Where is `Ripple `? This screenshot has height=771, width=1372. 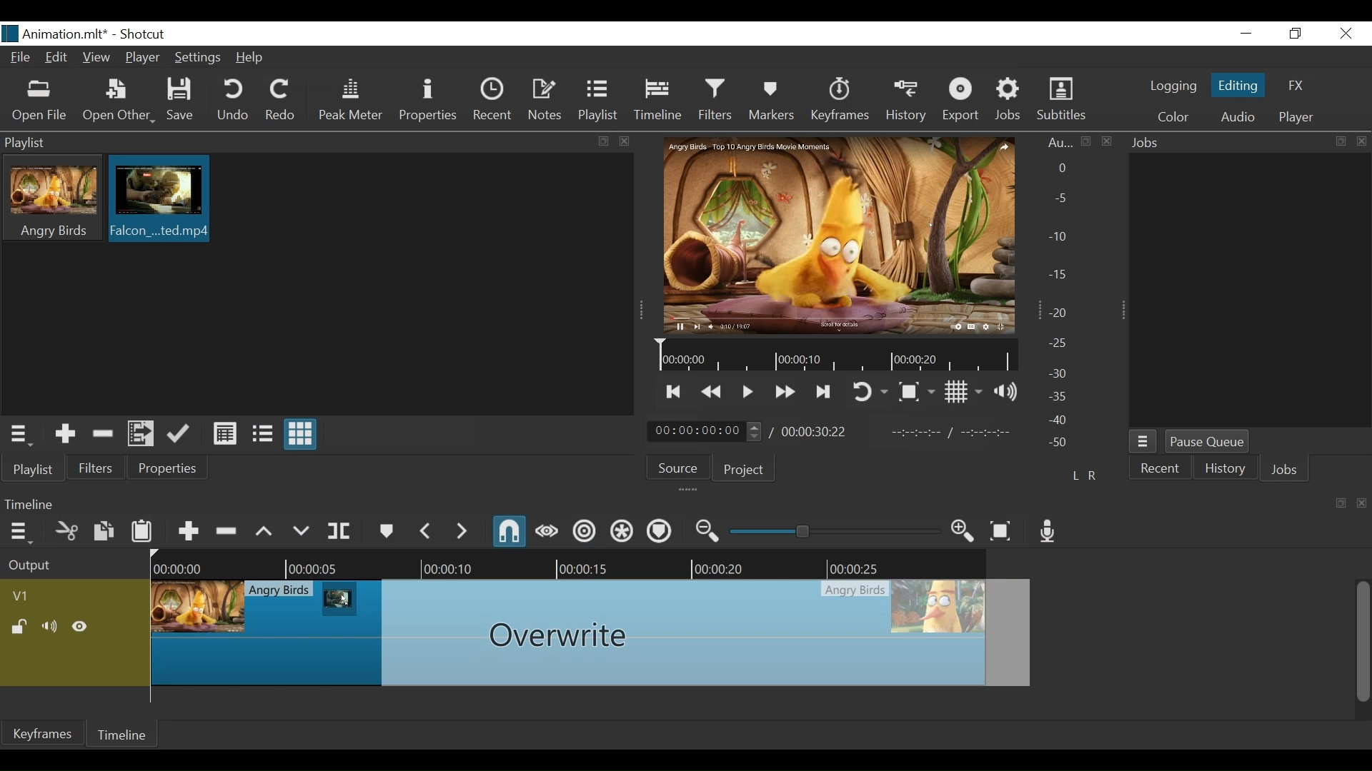 Ripple  is located at coordinates (585, 532).